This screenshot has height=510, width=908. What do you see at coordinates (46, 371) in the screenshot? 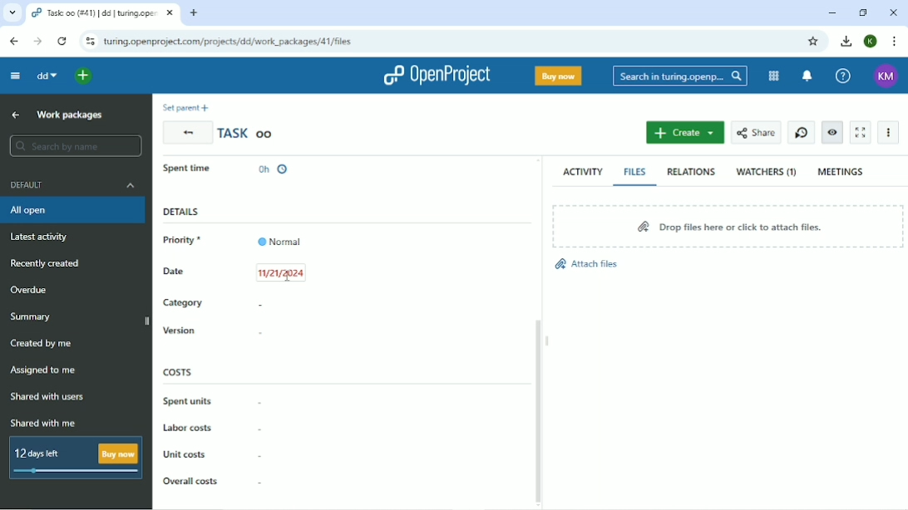
I see `Assigned to me` at bounding box center [46, 371].